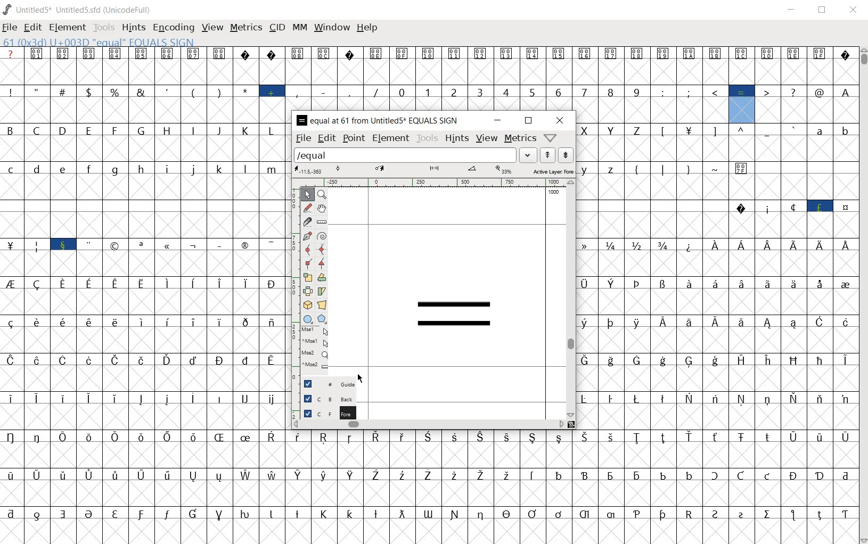 This screenshot has height=544, width=868. I want to click on window, so click(331, 28).